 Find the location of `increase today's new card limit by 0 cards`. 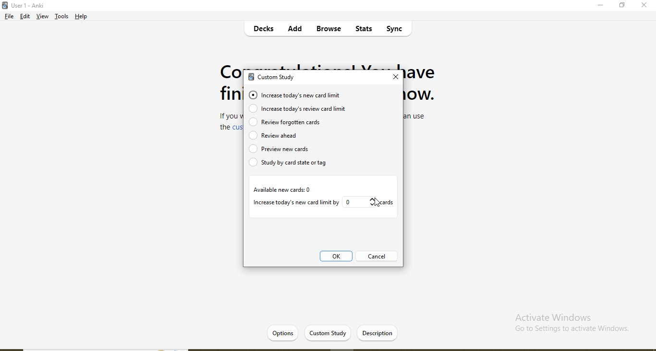

increase today's new card limit by 0 cards is located at coordinates (323, 202).